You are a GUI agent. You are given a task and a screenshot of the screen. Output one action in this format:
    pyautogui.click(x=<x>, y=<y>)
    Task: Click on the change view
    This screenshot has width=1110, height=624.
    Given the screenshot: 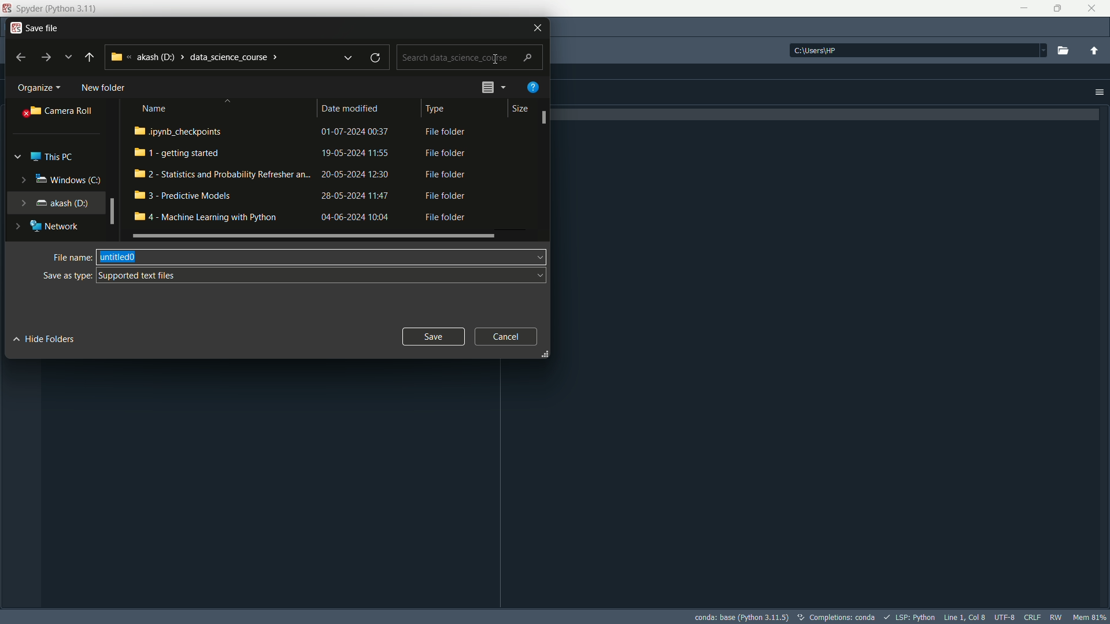 What is the action you would take?
    pyautogui.click(x=494, y=87)
    